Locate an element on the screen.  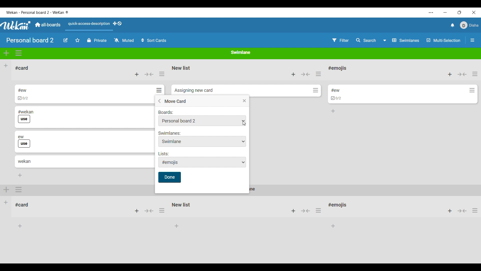
Indicates swimlane options is located at coordinates (169, 133).